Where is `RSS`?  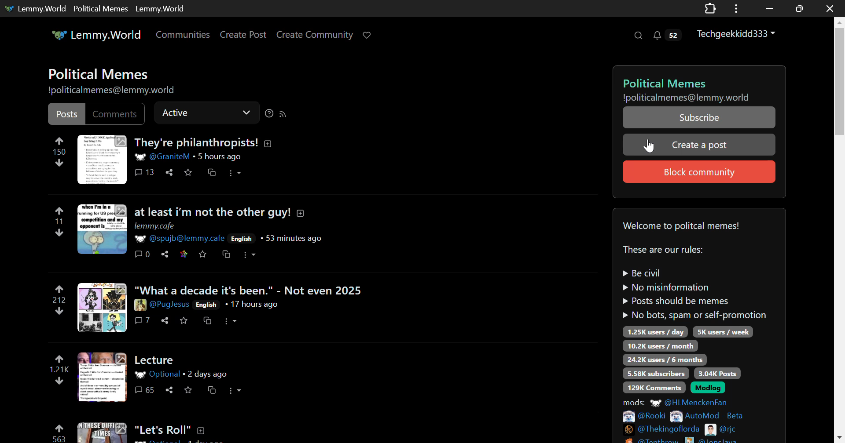 RSS is located at coordinates (283, 113).